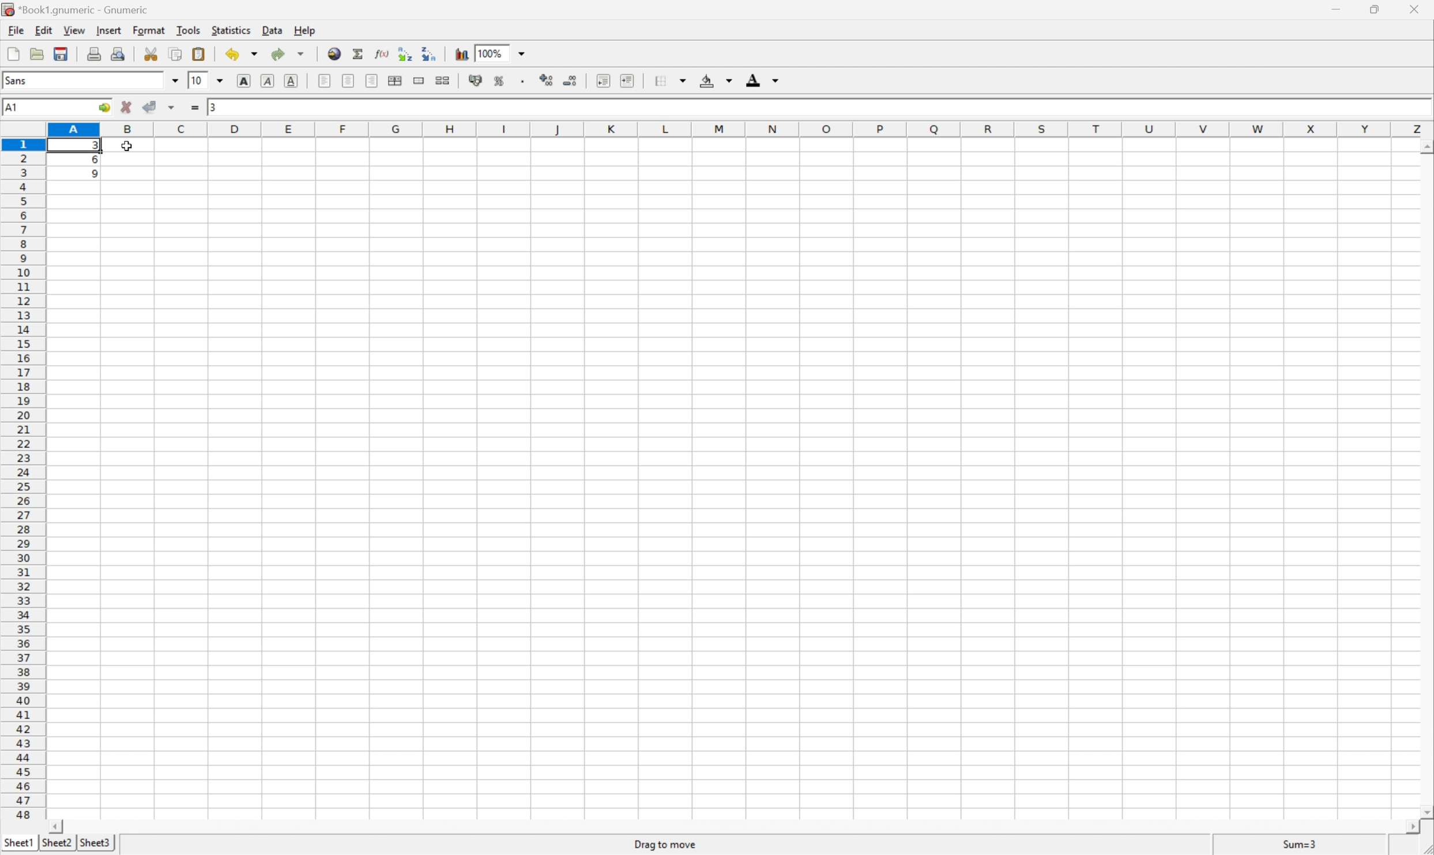 This screenshot has height=855, width=1434. What do you see at coordinates (628, 81) in the screenshot?
I see `Increase indent, and align the contents to the left` at bounding box center [628, 81].